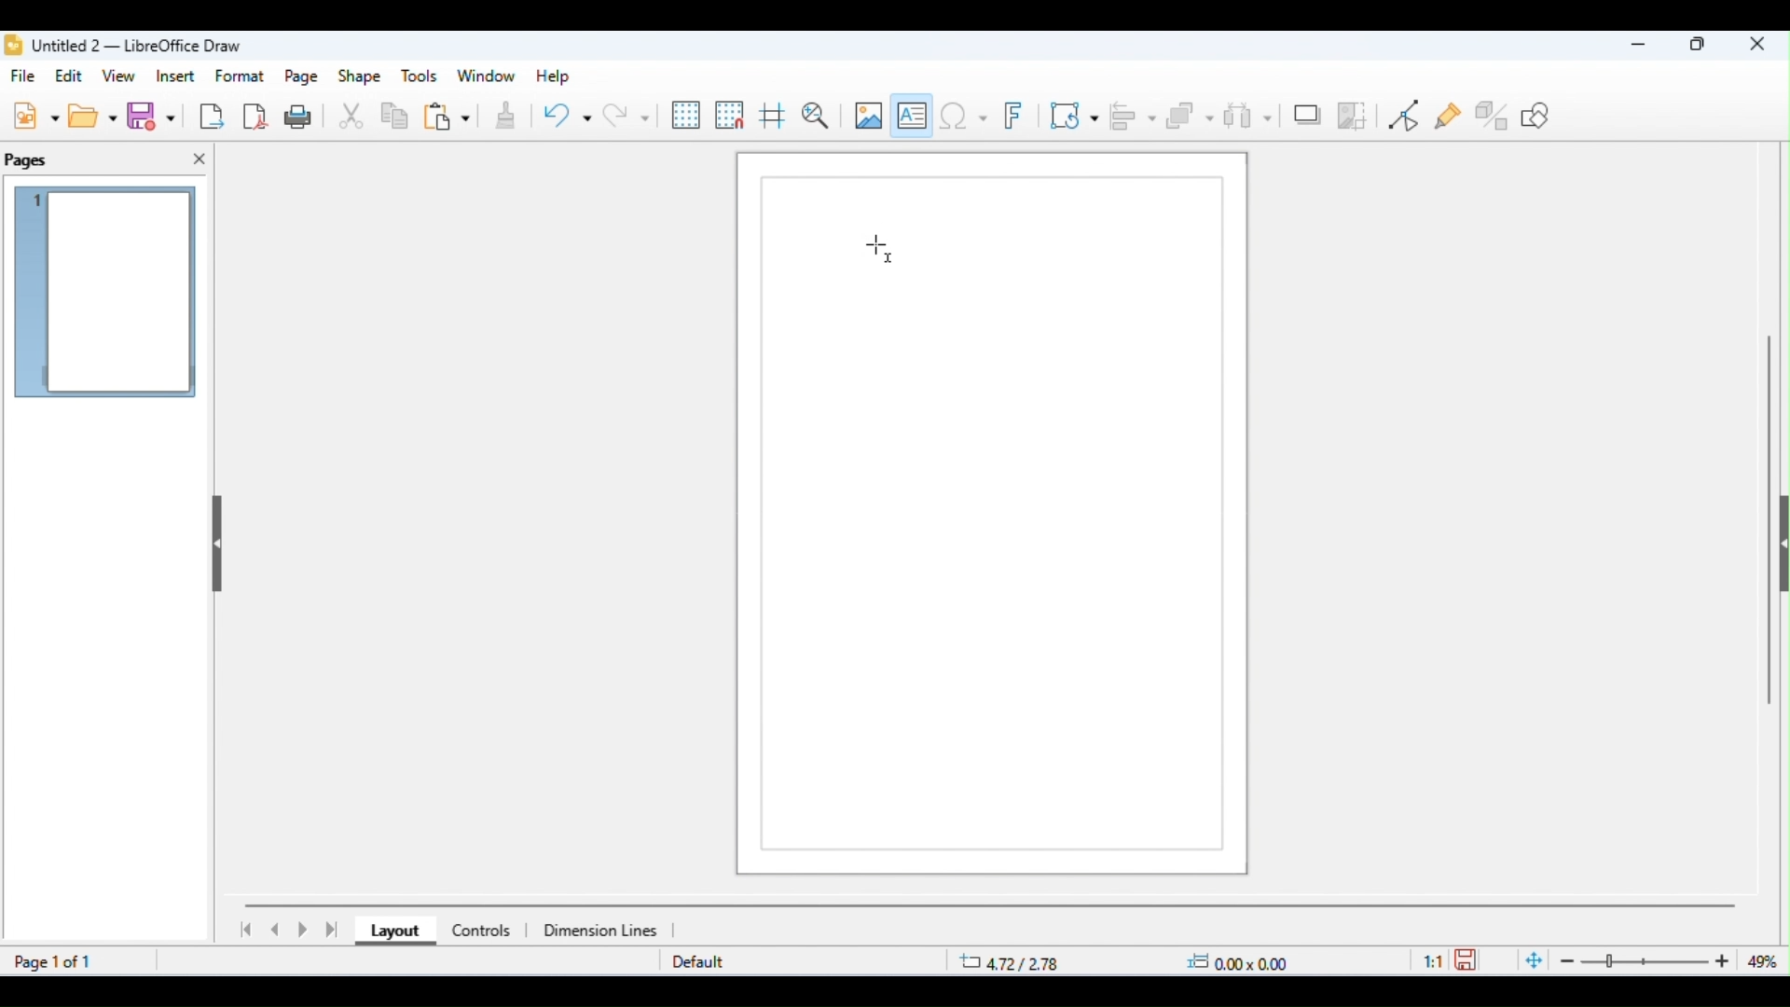 The width and height of the screenshot is (1790, 1007). What do you see at coordinates (1017, 117) in the screenshot?
I see `insert fontwork text` at bounding box center [1017, 117].